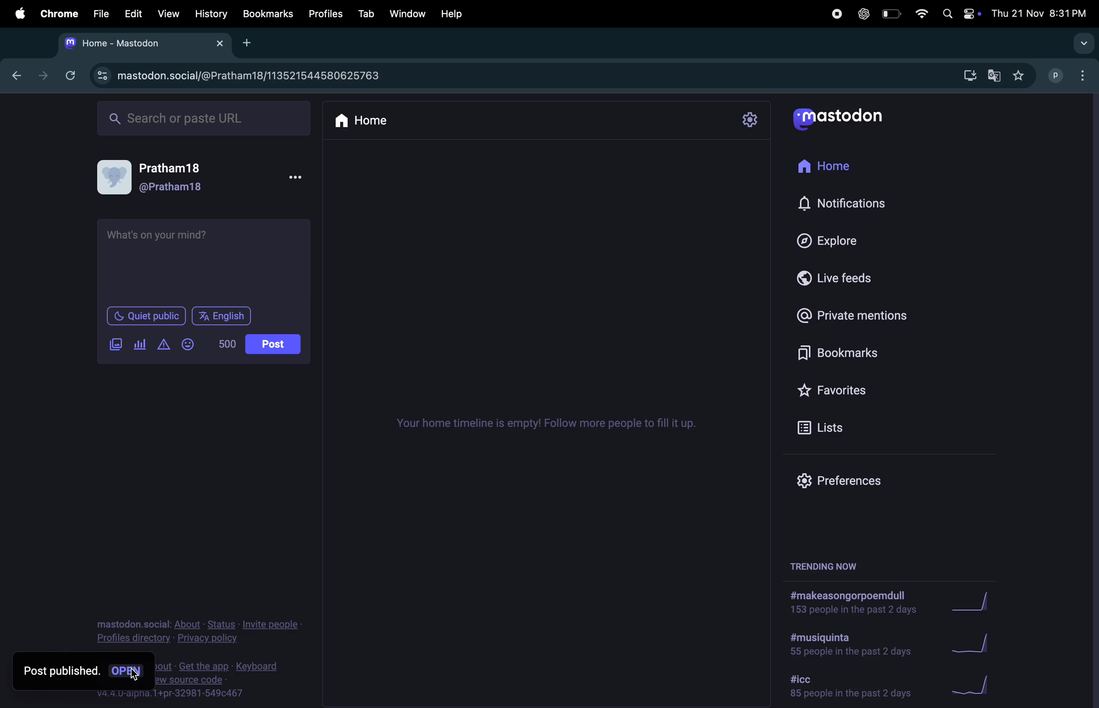 The height and width of the screenshot is (708, 1099). I want to click on profiles, so click(324, 14).